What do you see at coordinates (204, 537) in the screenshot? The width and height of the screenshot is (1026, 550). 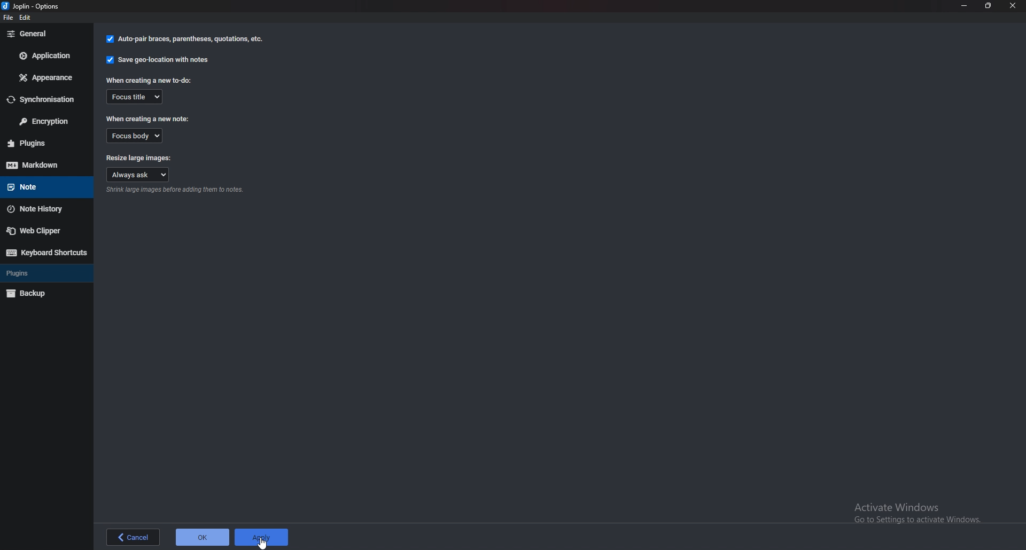 I see `ok` at bounding box center [204, 537].